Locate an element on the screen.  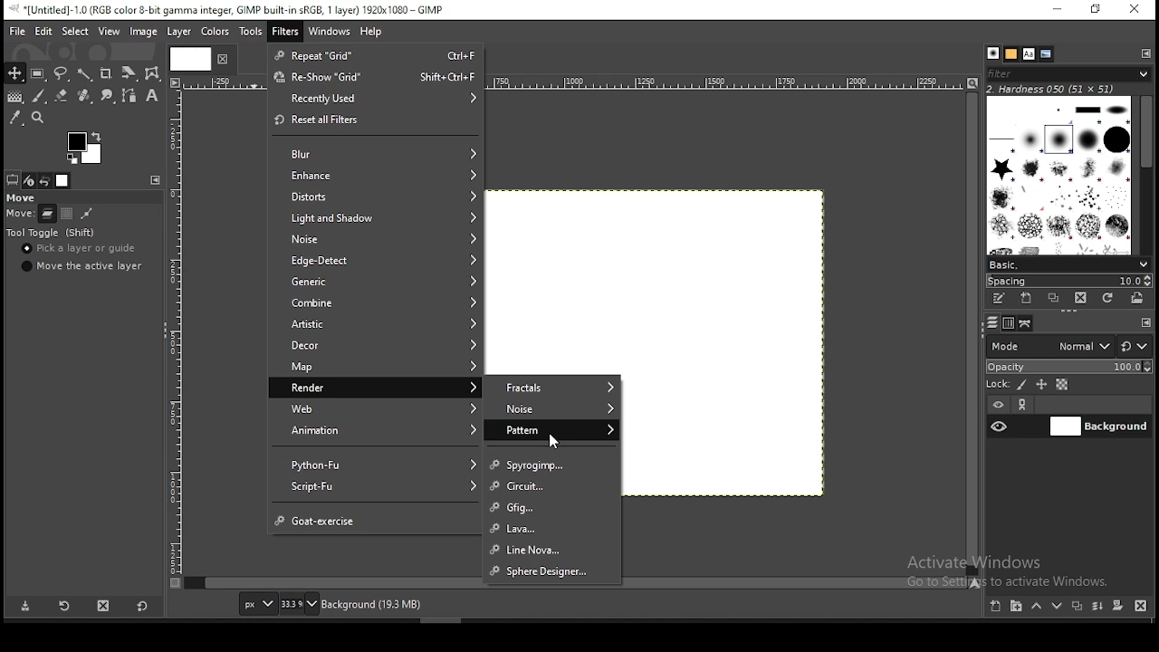
opacity is located at coordinates (1071, 367).